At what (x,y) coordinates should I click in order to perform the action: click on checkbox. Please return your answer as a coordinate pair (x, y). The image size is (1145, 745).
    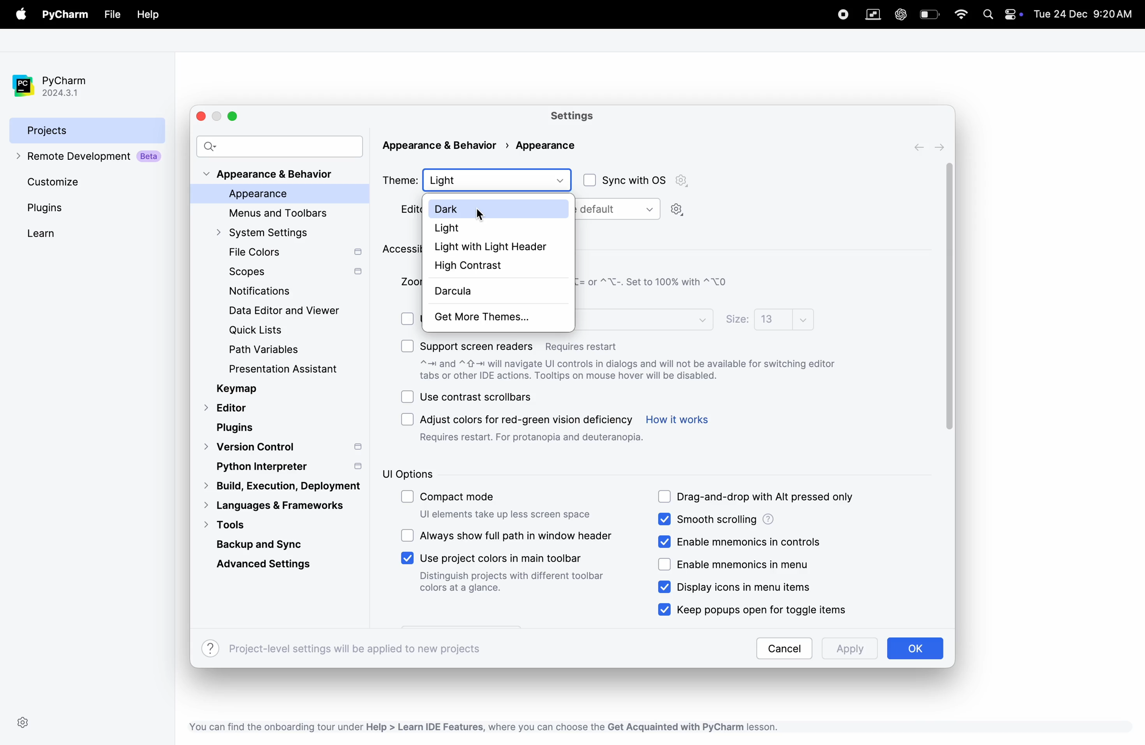
    Looking at the image, I should click on (665, 497).